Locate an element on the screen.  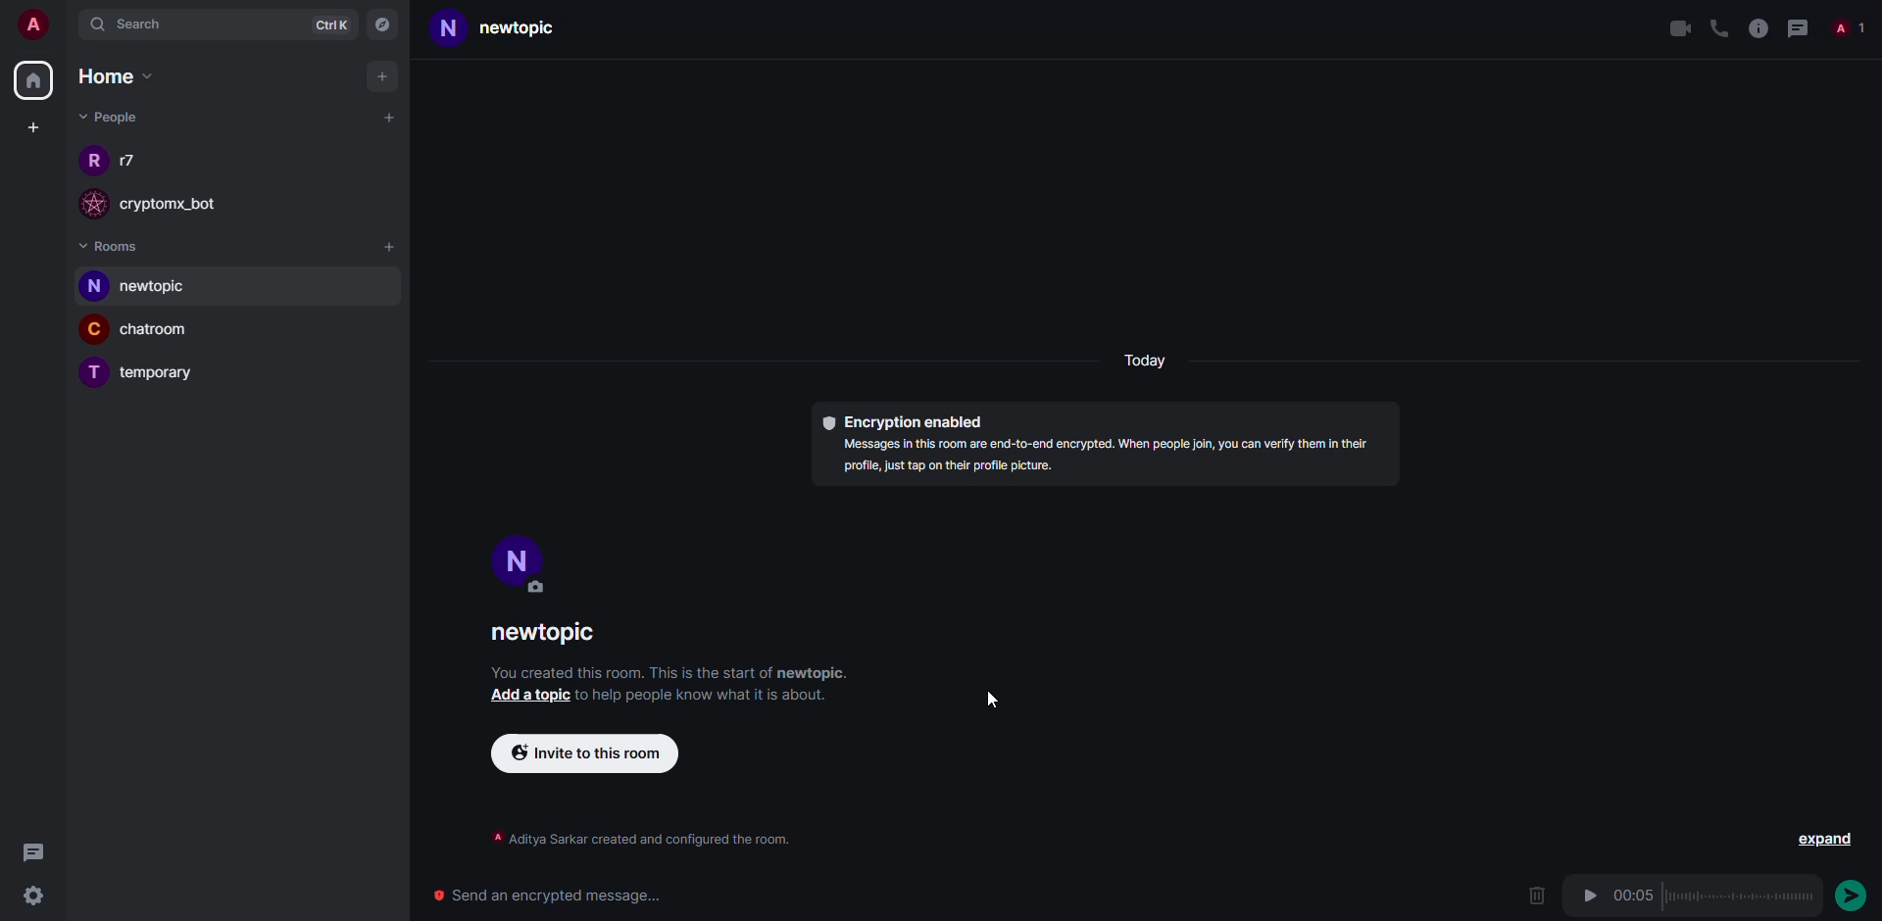
threads is located at coordinates (32, 851).